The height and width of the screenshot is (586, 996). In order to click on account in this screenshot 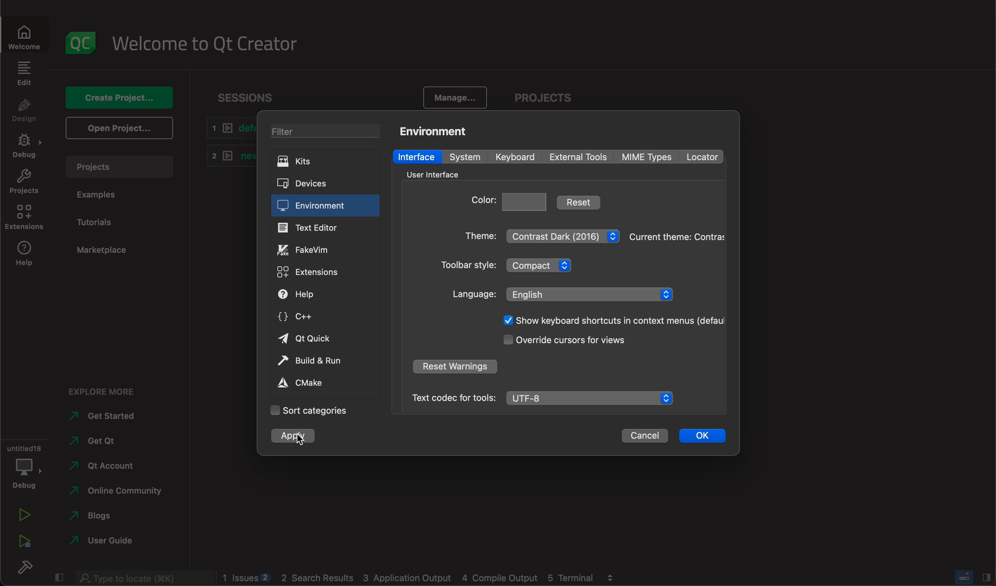, I will do `click(111, 465)`.